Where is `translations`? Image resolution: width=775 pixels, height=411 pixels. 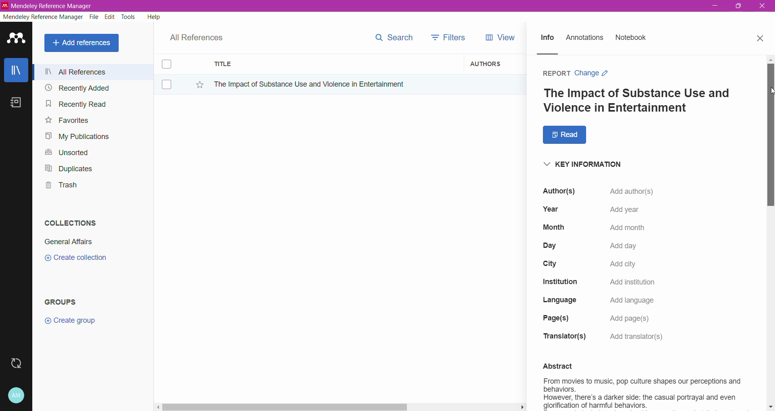
translations is located at coordinates (606, 337).